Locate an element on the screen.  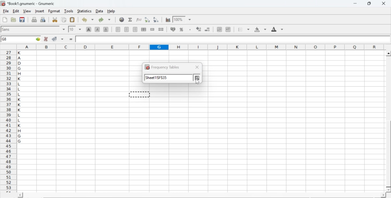
help is located at coordinates (112, 11).